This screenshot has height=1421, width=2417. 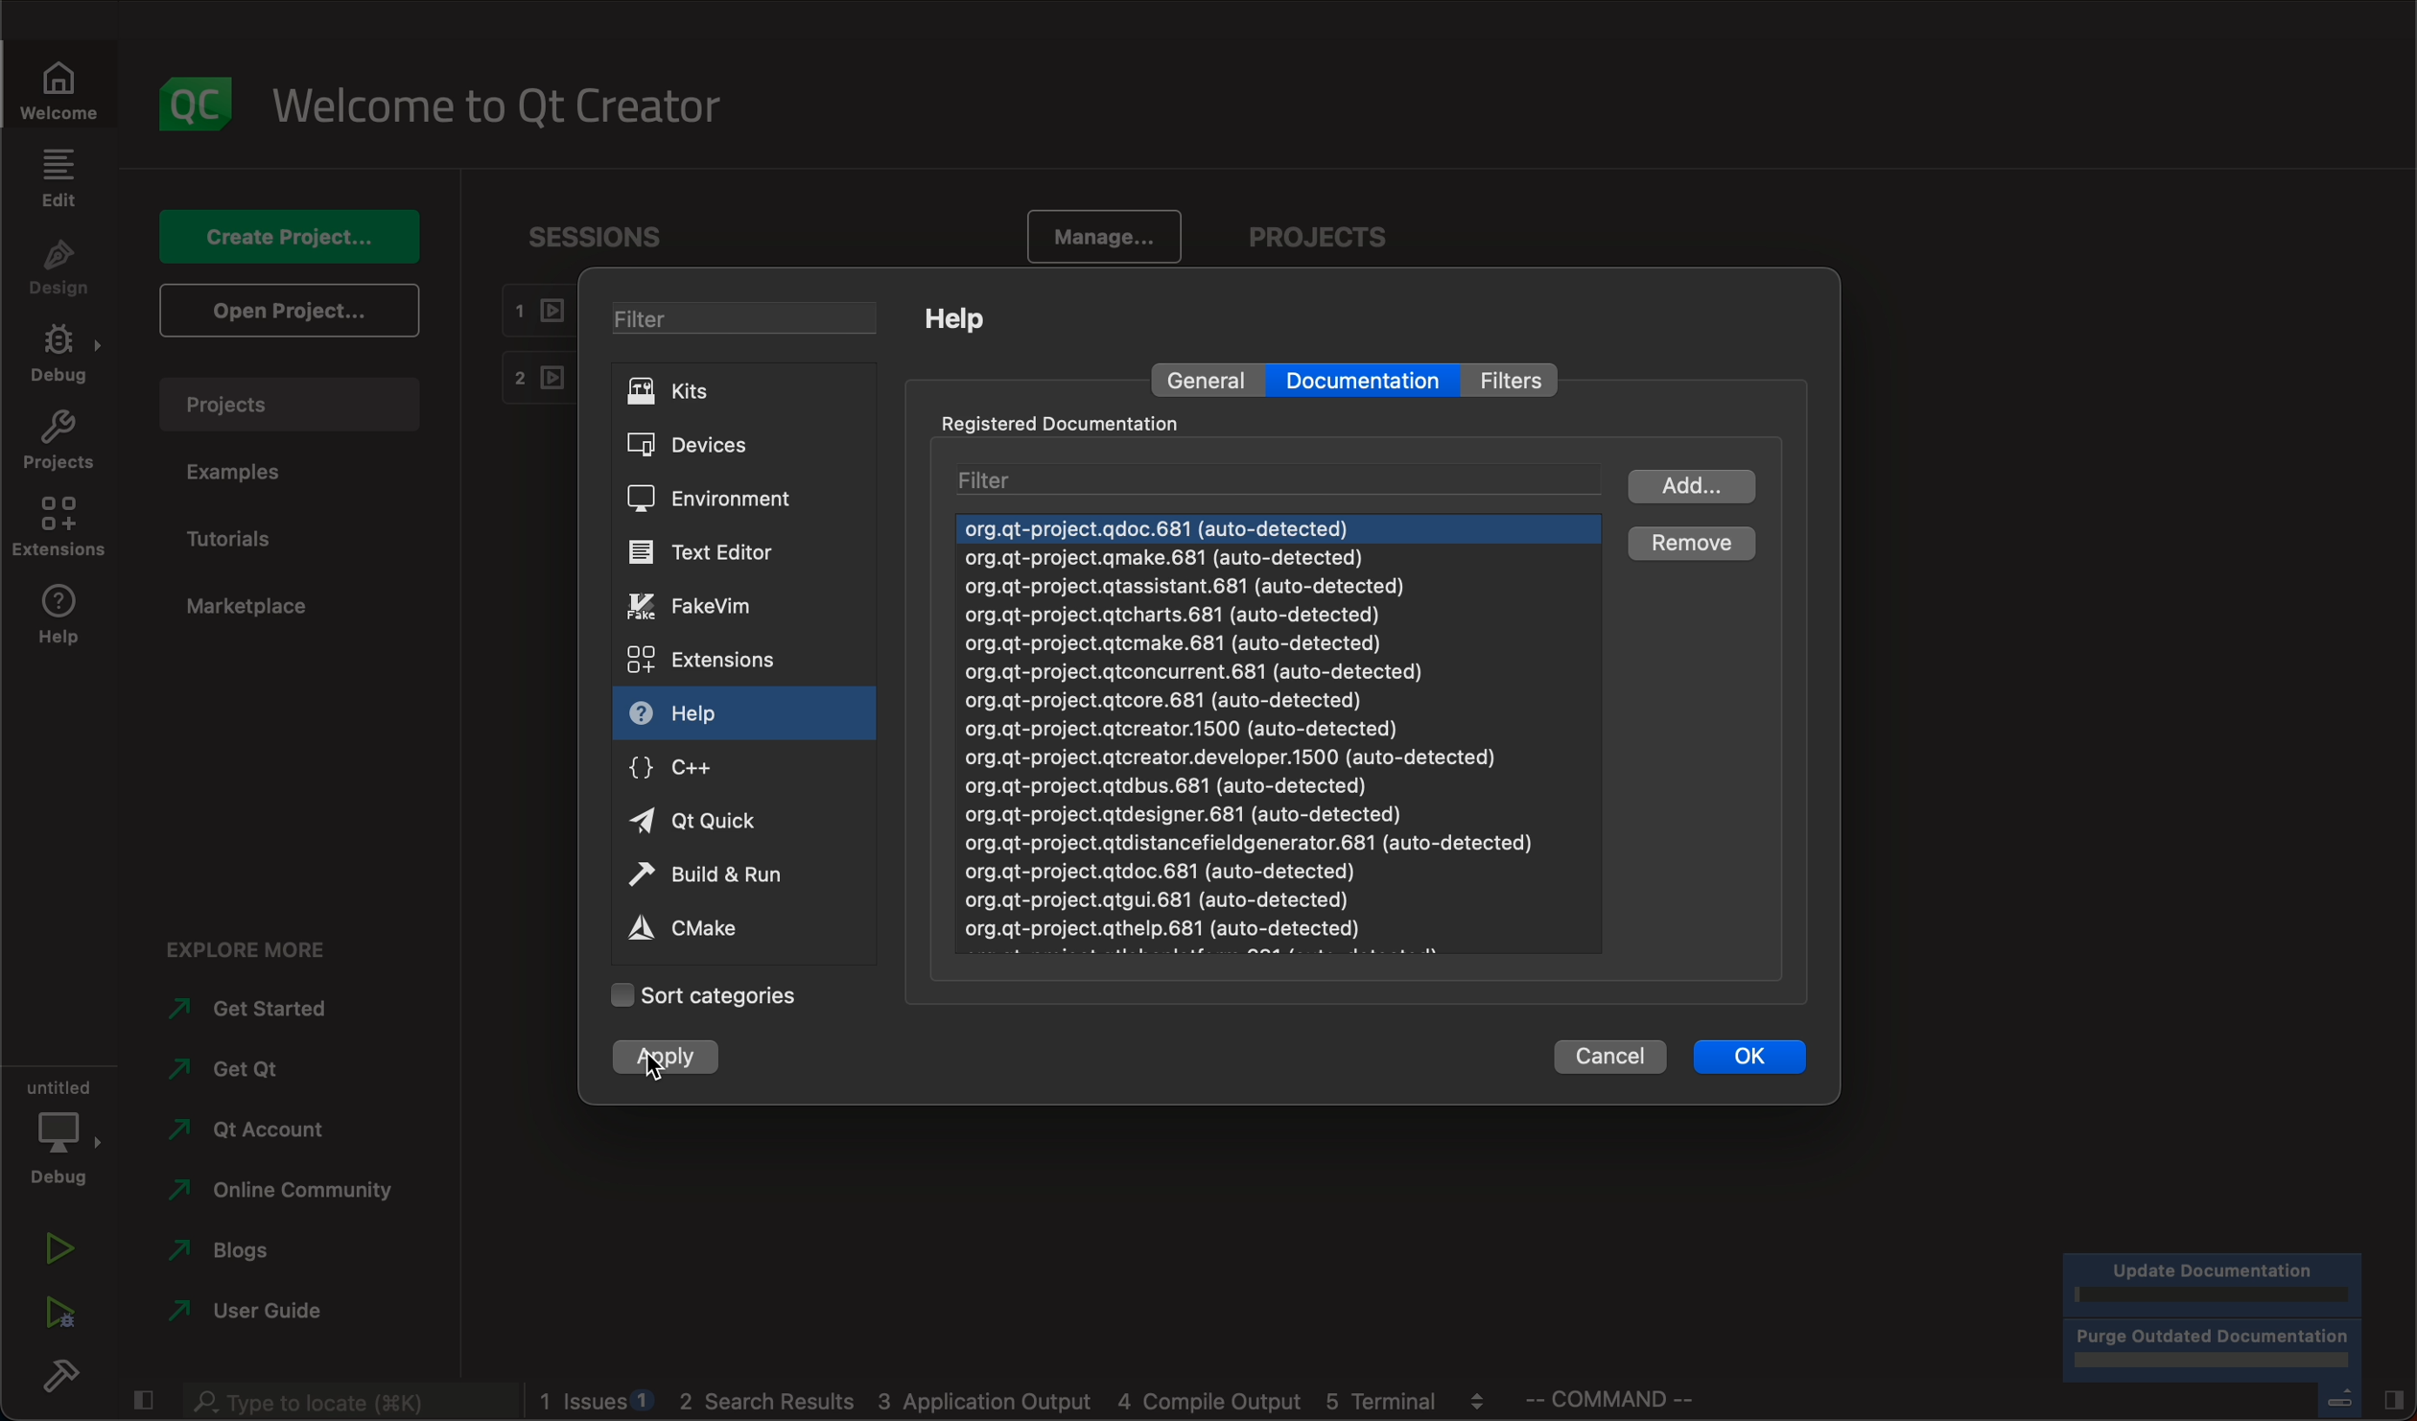 What do you see at coordinates (678, 1057) in the screenshot?
I see `clicked` at bounding box center [678, 1057].